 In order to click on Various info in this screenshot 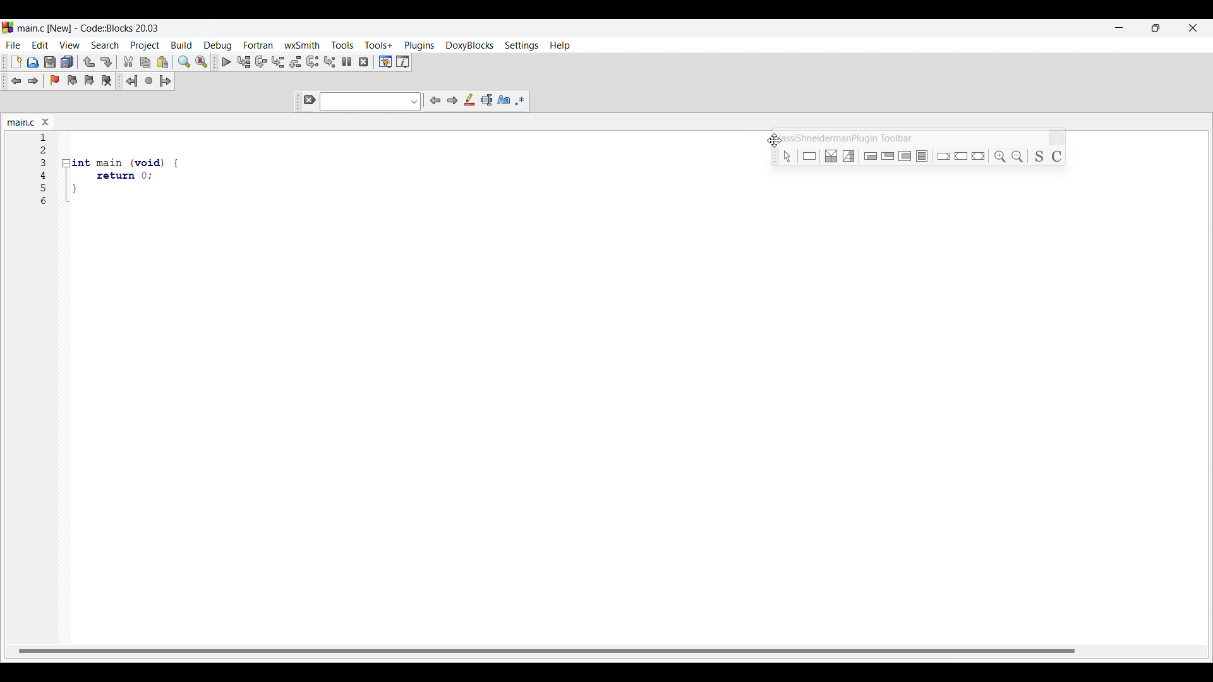, I will do `click(403, 62)`.